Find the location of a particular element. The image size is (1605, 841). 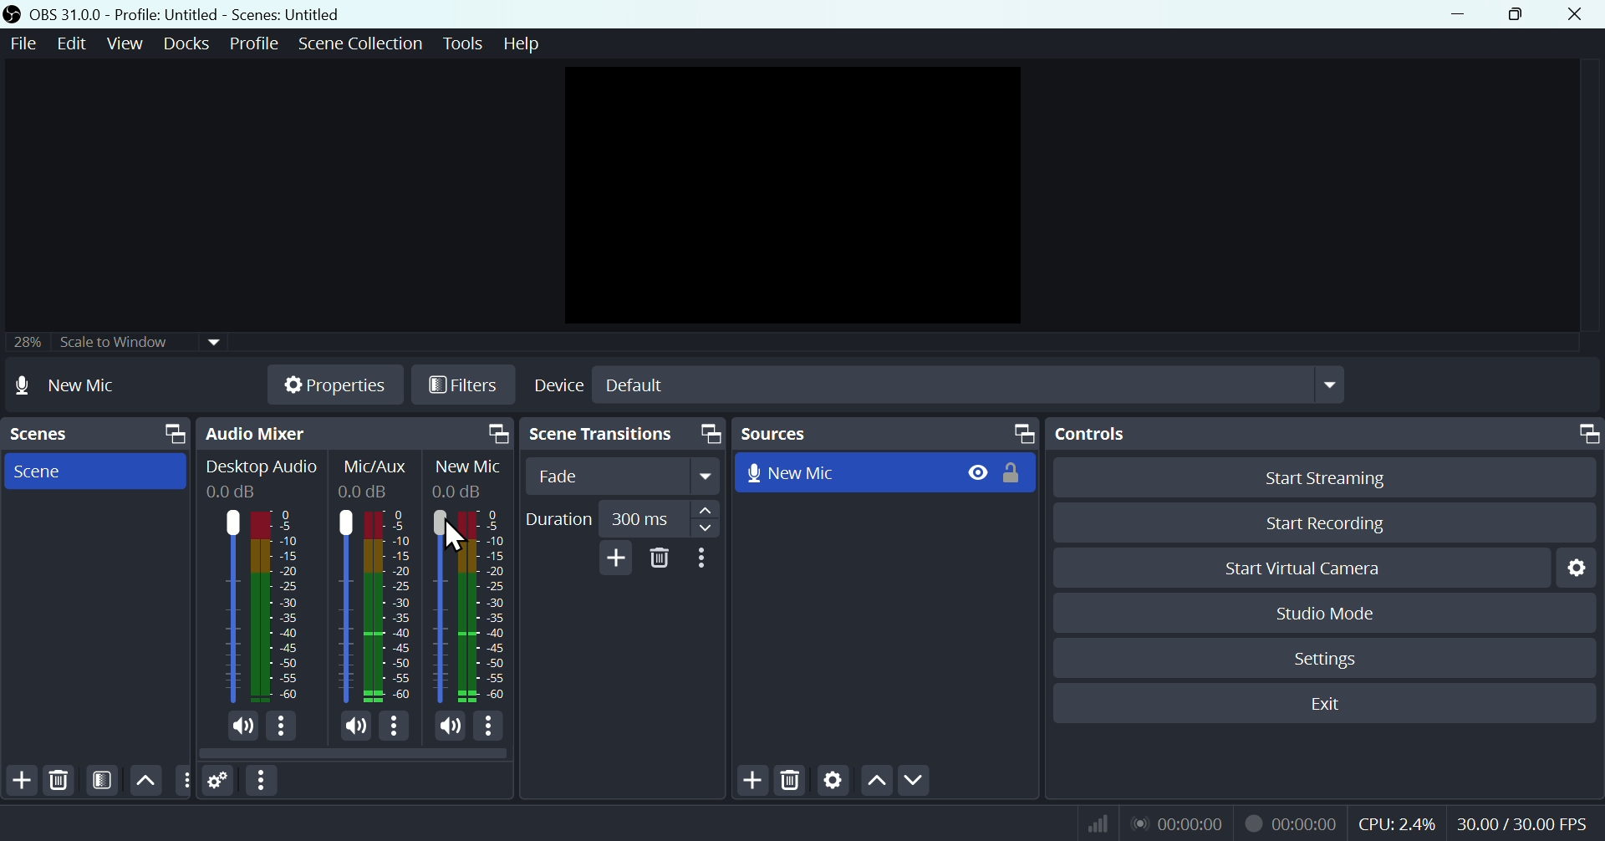

Add is located at coordinates (20, 781).